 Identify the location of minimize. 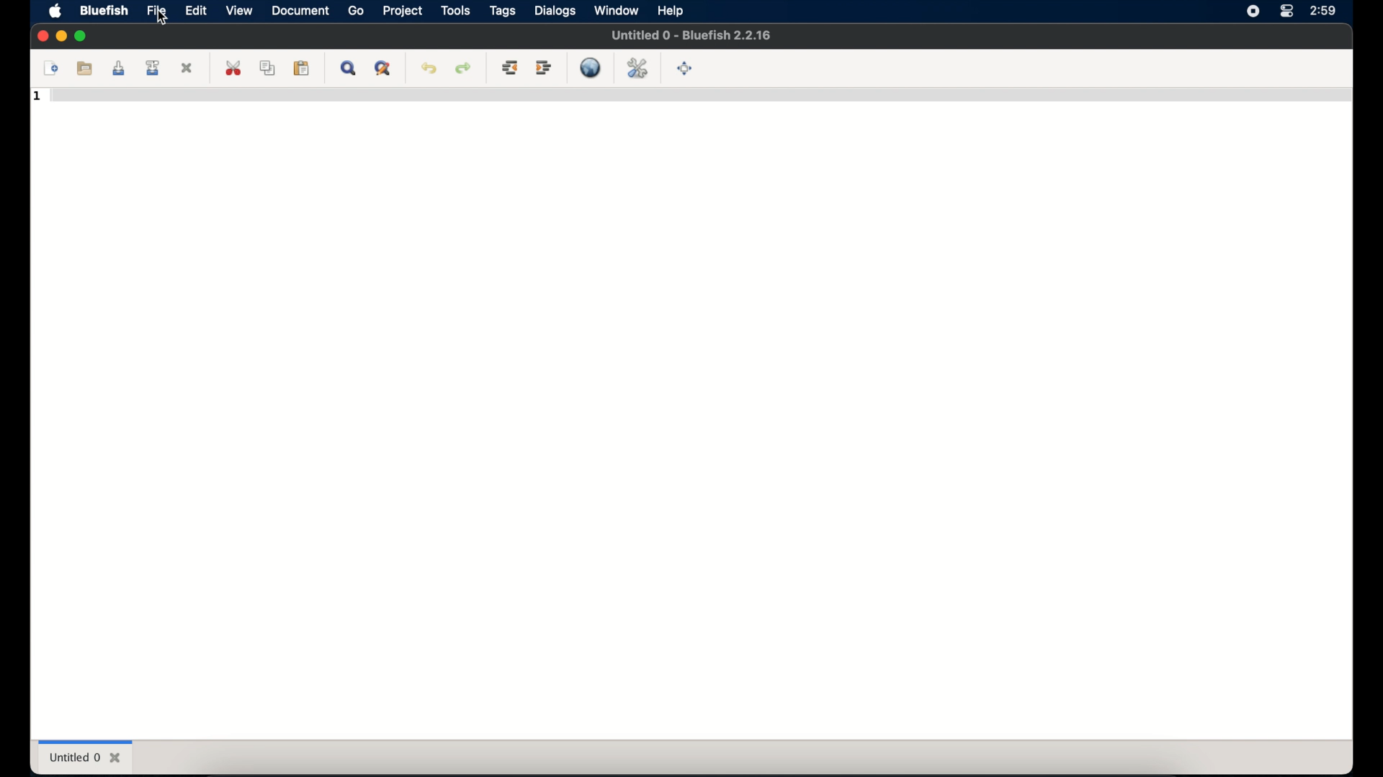
(61, 37).